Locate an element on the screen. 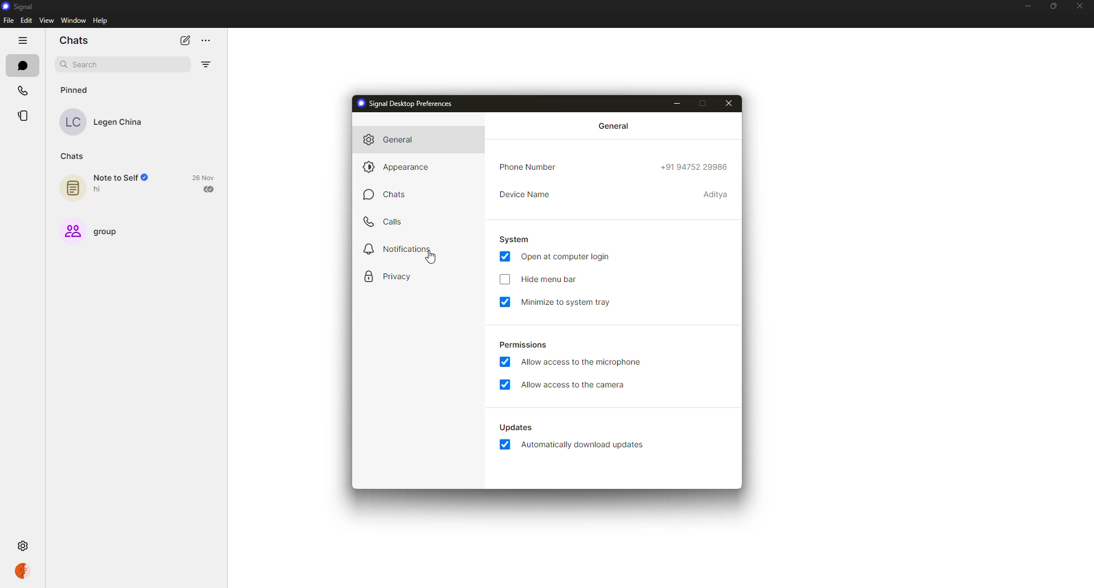  notifications is located at coordinates (402, 247).